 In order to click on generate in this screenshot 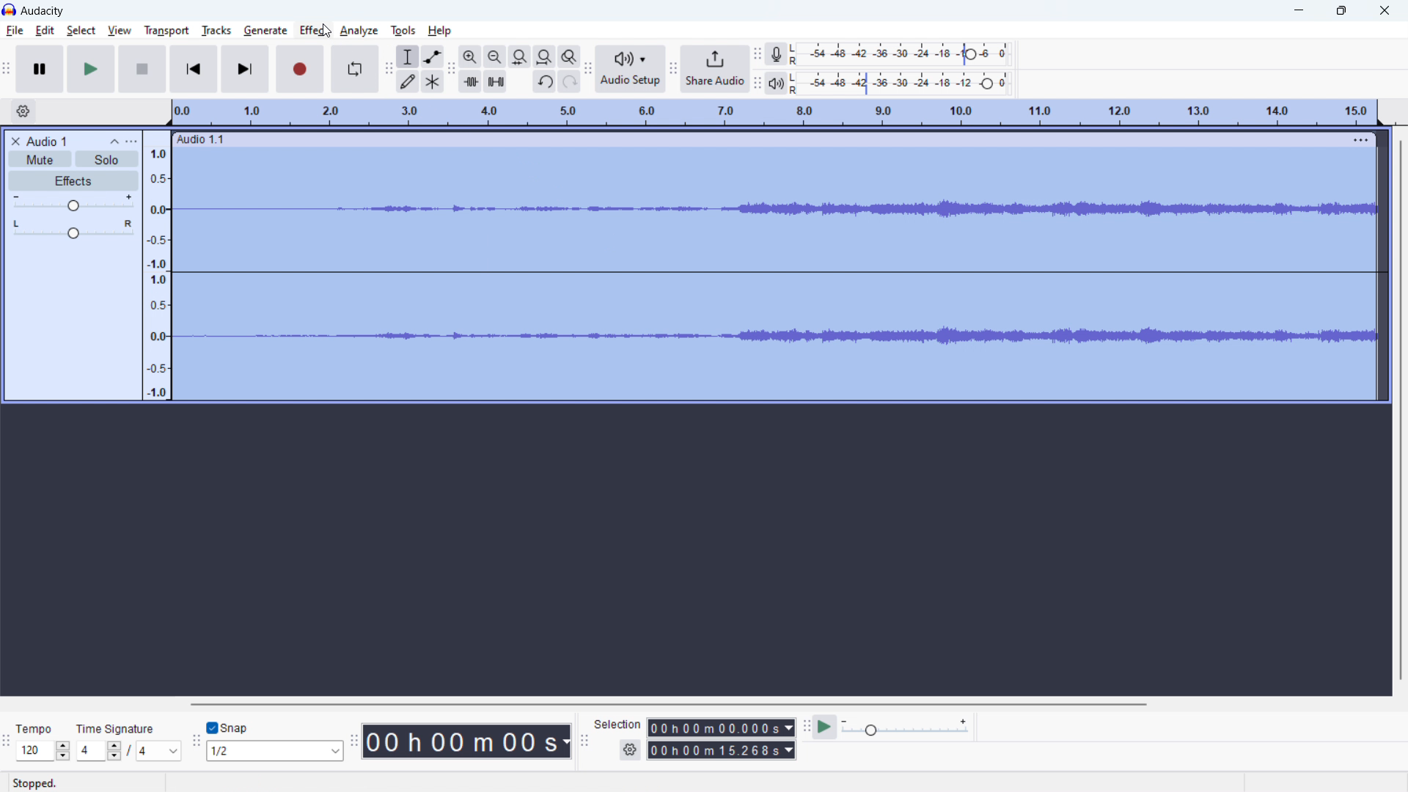, I will do `click(265, 30)`.